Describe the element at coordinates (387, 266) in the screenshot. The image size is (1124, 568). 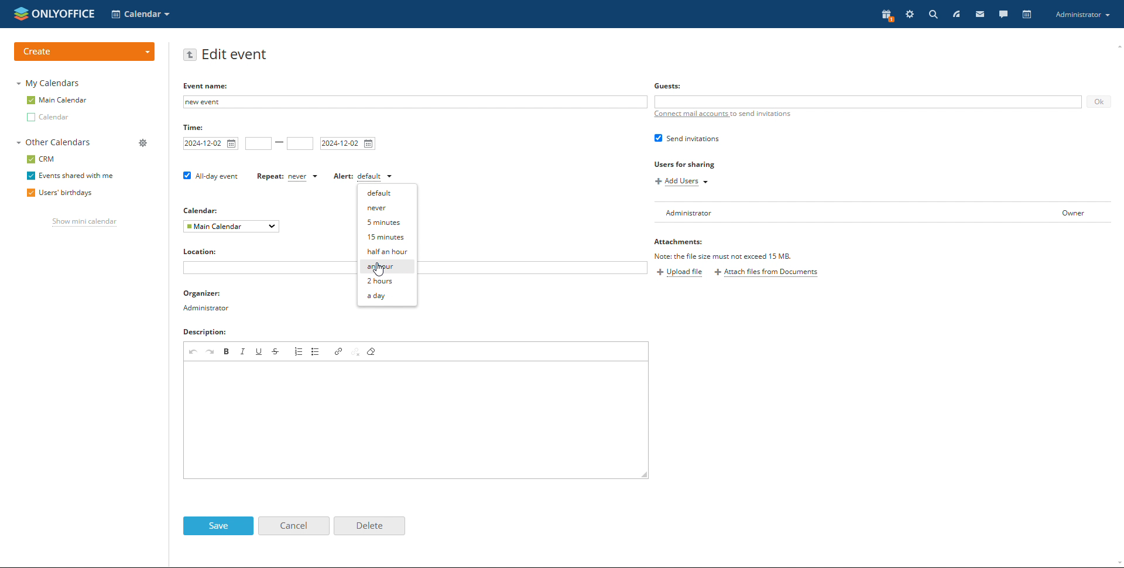
I see `an hour` at that location.